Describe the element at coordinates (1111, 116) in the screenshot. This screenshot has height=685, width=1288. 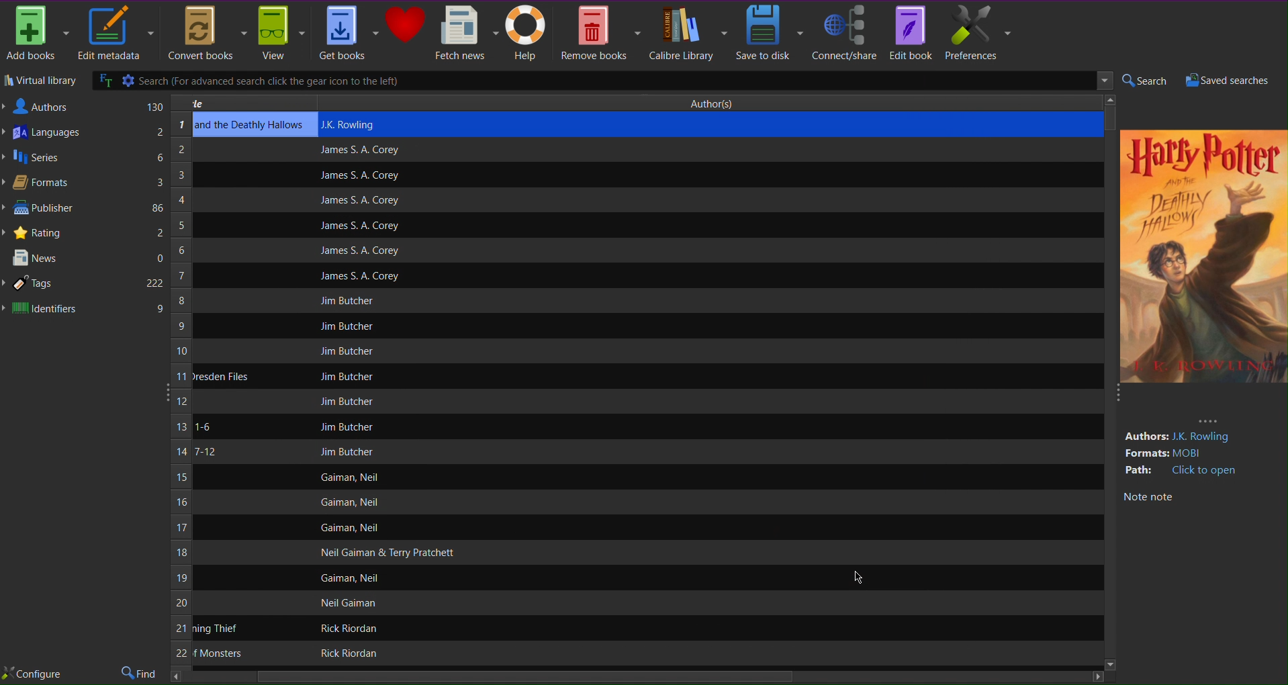
I see `Scrollbar` at that location.